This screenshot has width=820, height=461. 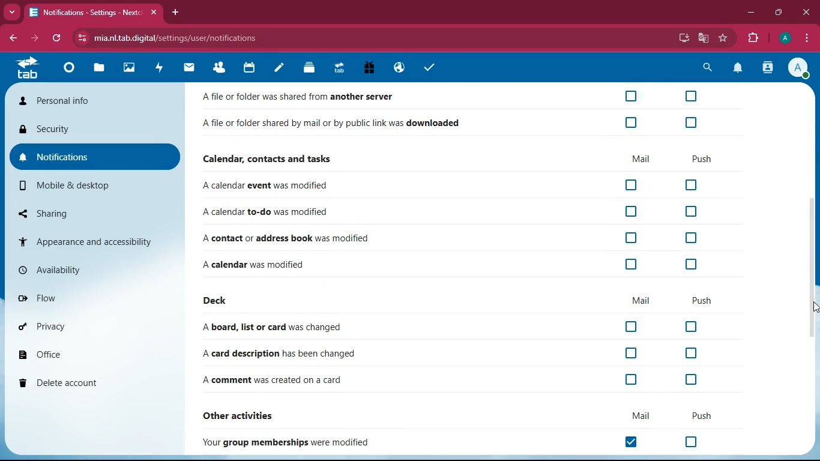 What do you see at coordinates (291, 442) in the screenshot?
I see `Your group memberships were modified` at bounding box center [291, 442].